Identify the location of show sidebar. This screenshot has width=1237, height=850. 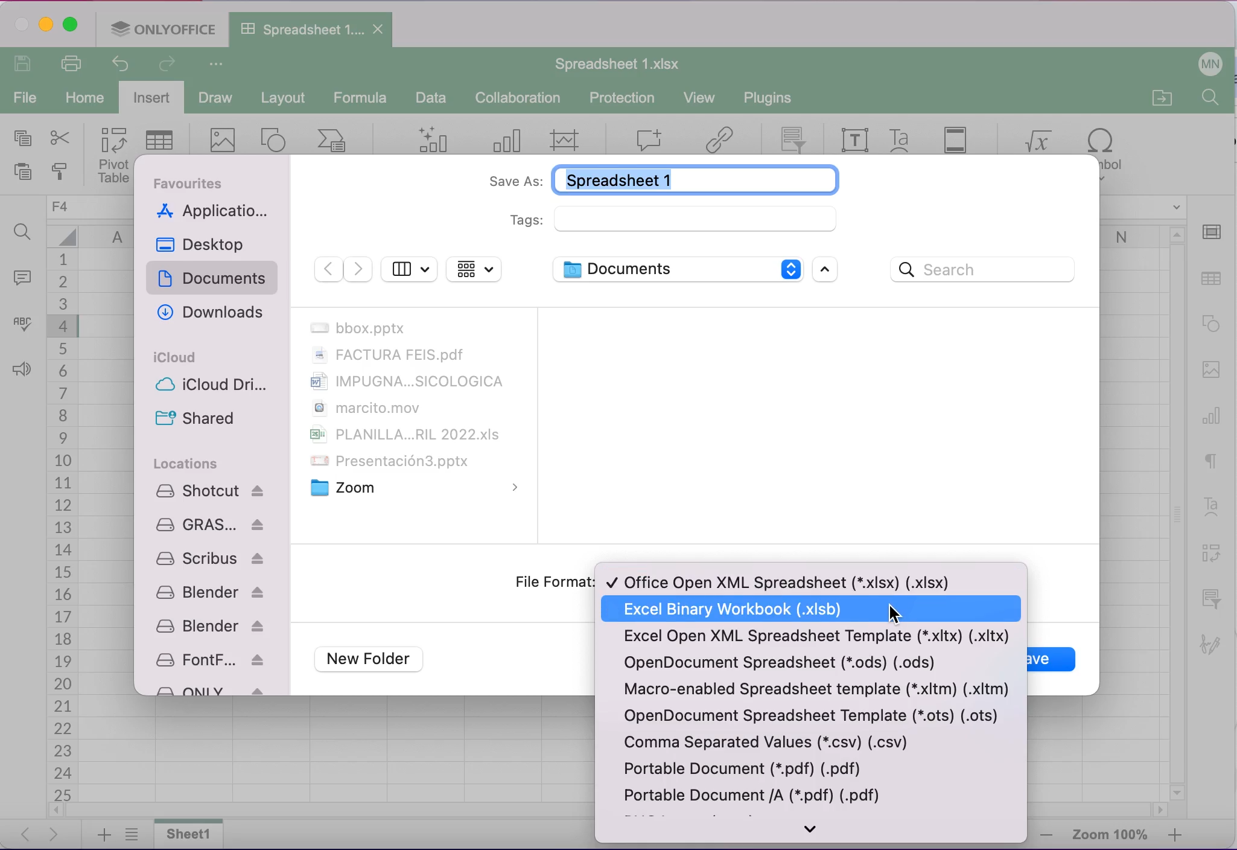
(409, 267).